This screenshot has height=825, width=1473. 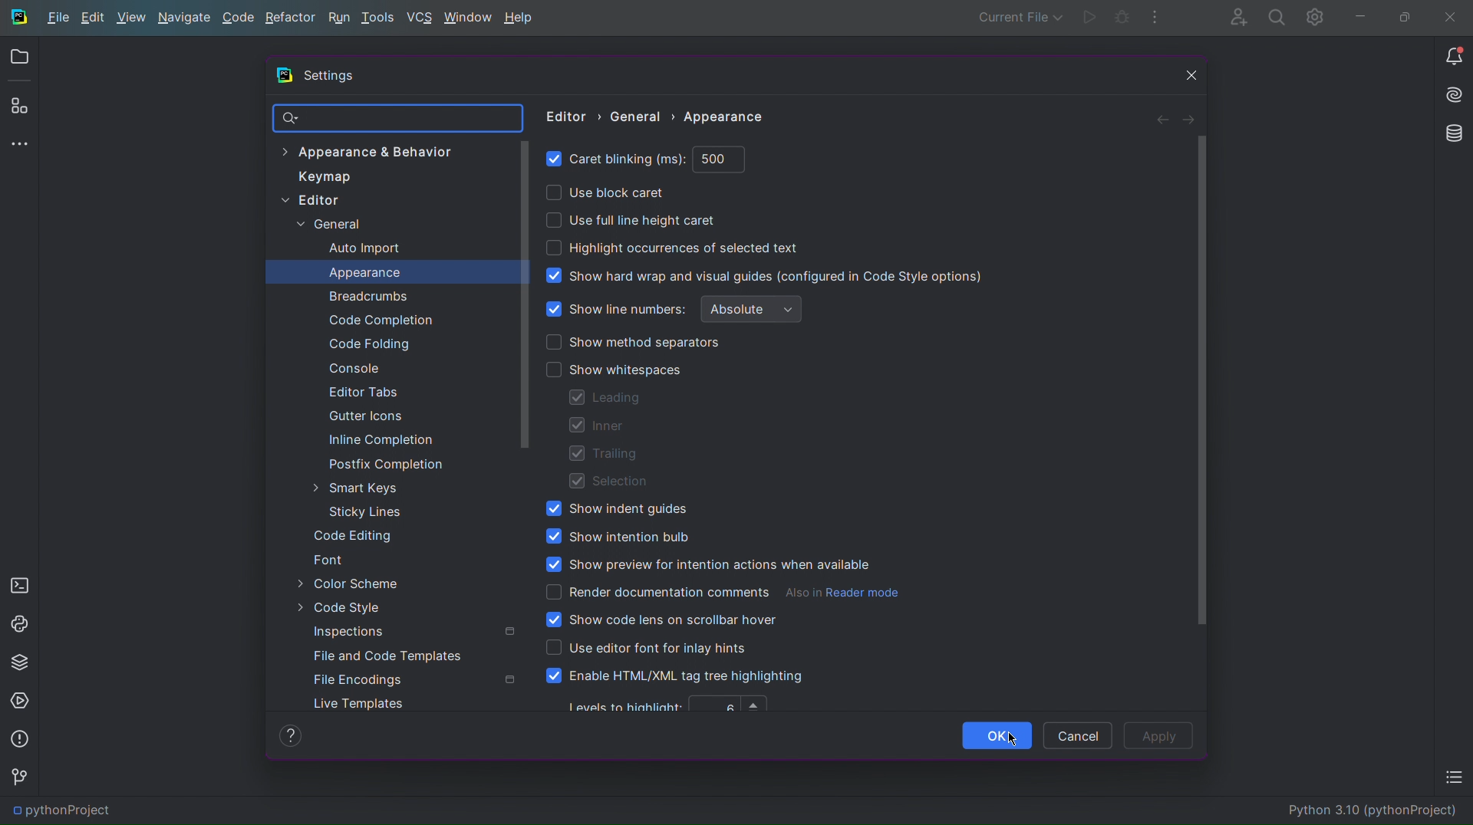 What do you see at coordinates (1274, 17) in the screenshot?
I see `Search` at bounding box center [1274, 17].